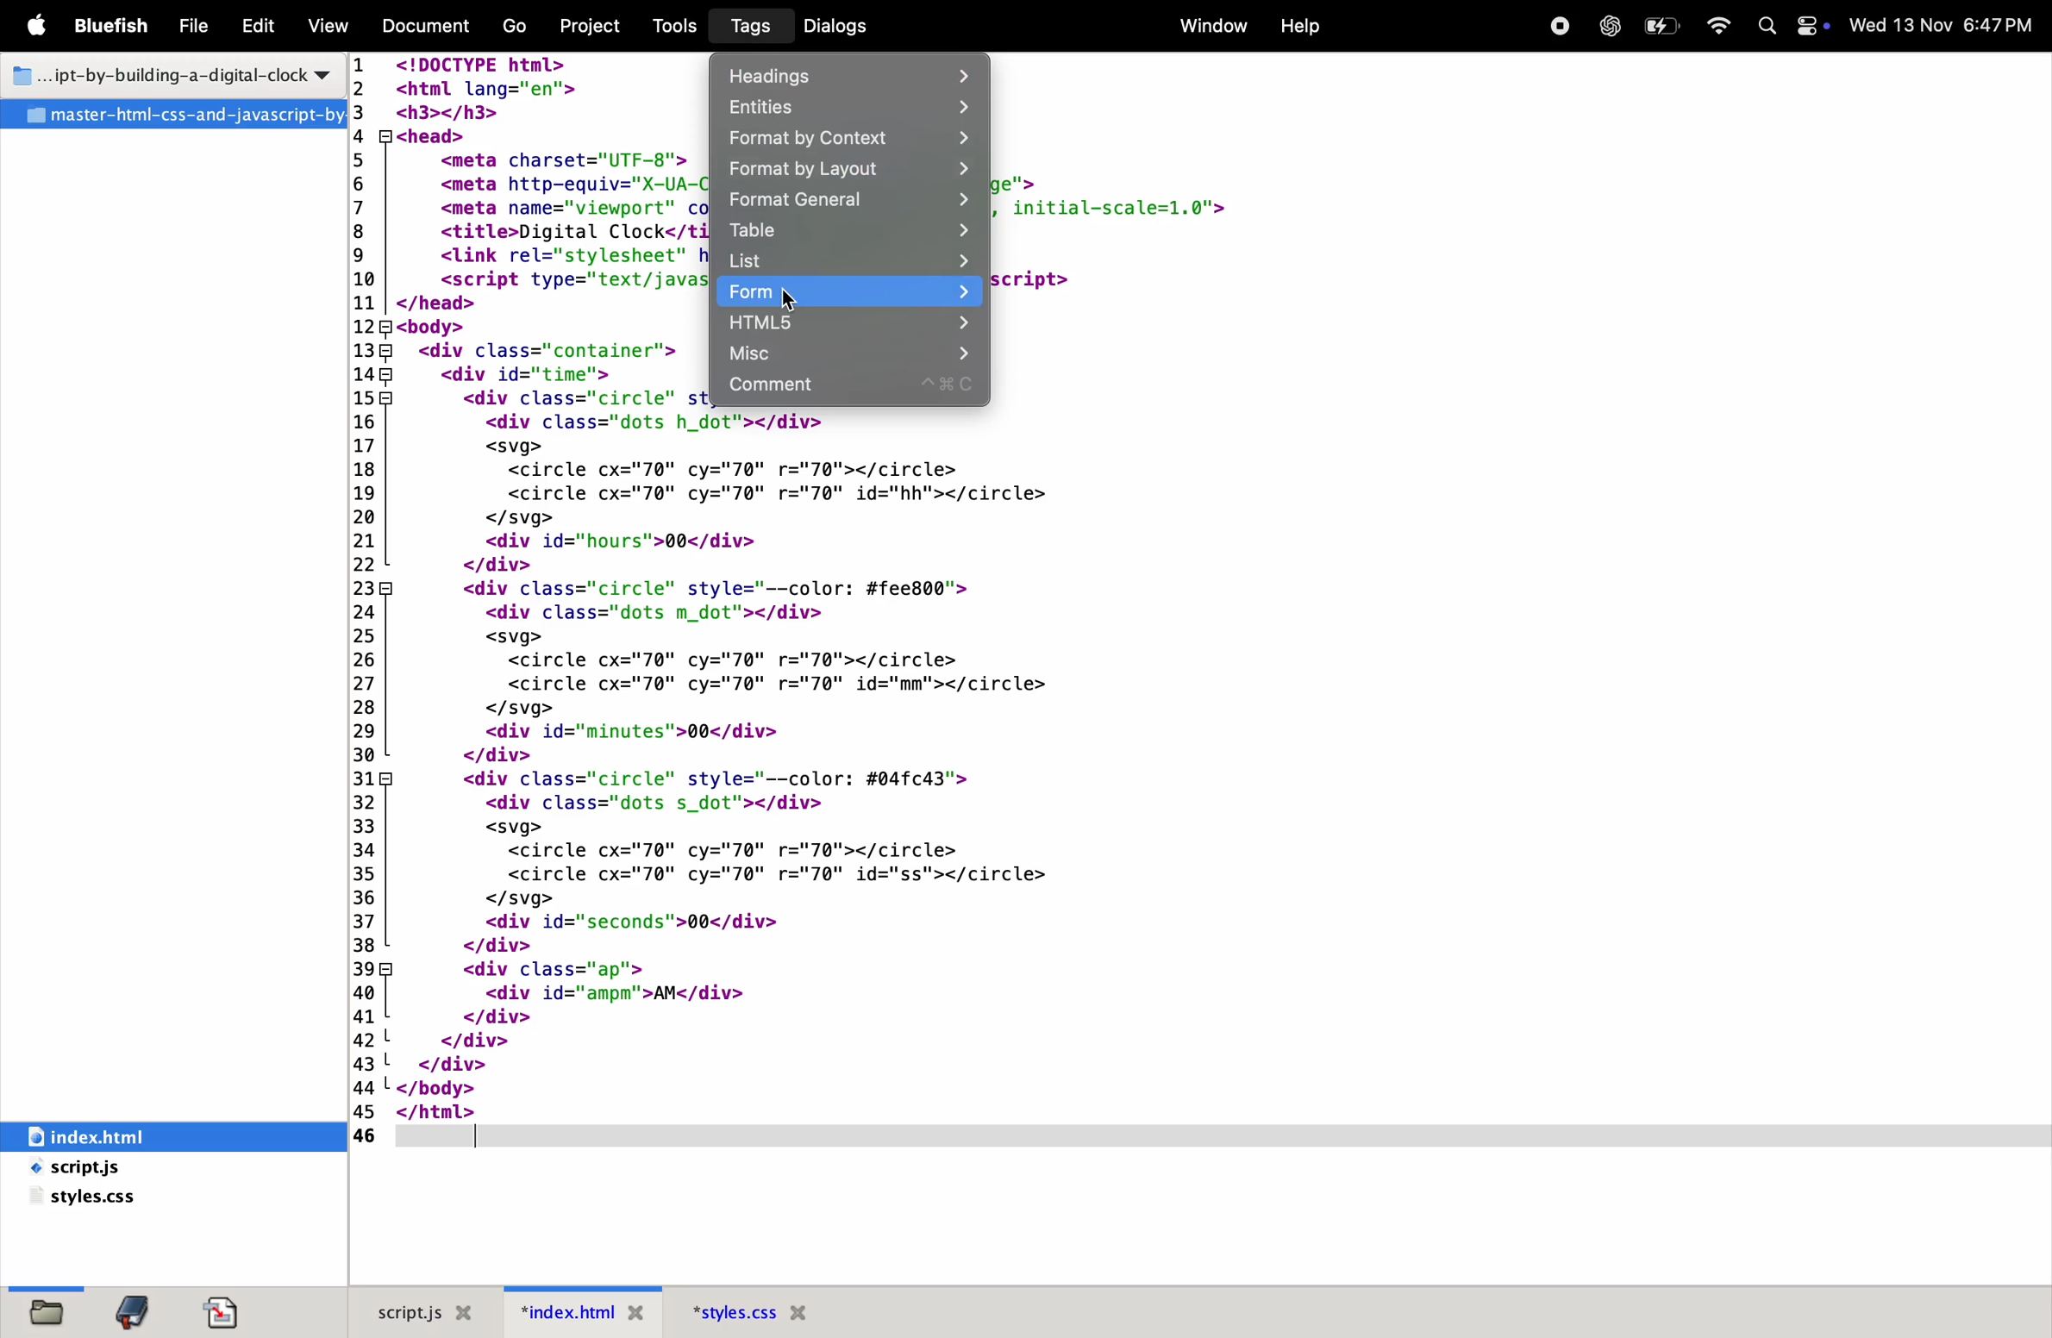  I want to click on record, so click(1555, 26).